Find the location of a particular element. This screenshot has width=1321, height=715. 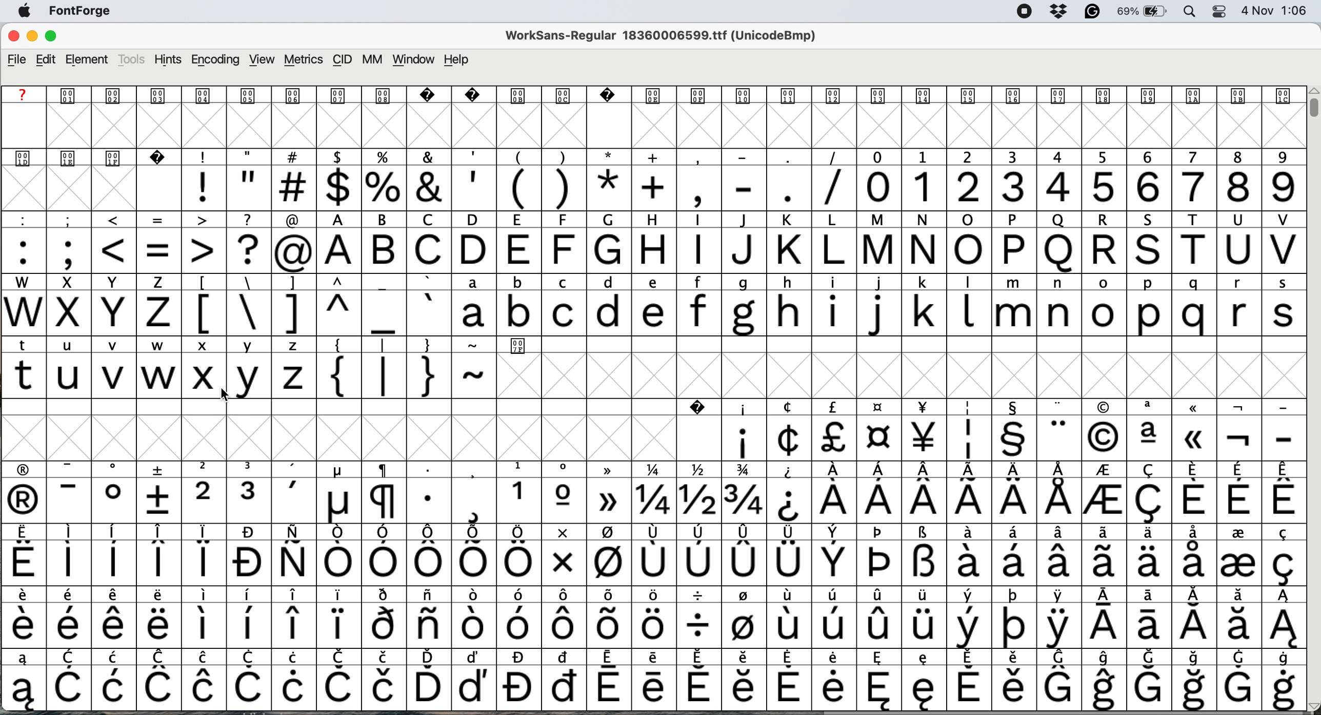

window is located at coordinates (413, 60).